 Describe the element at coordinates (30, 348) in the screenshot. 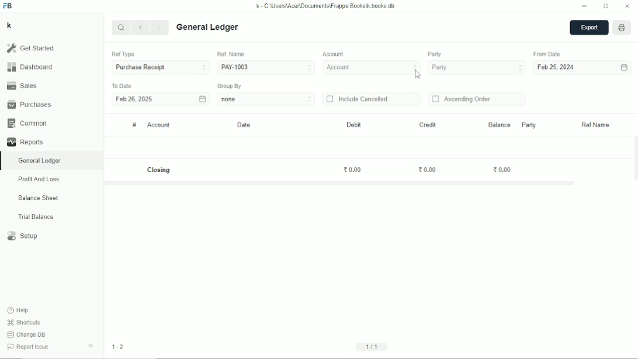

I see `Report issue` at that location.